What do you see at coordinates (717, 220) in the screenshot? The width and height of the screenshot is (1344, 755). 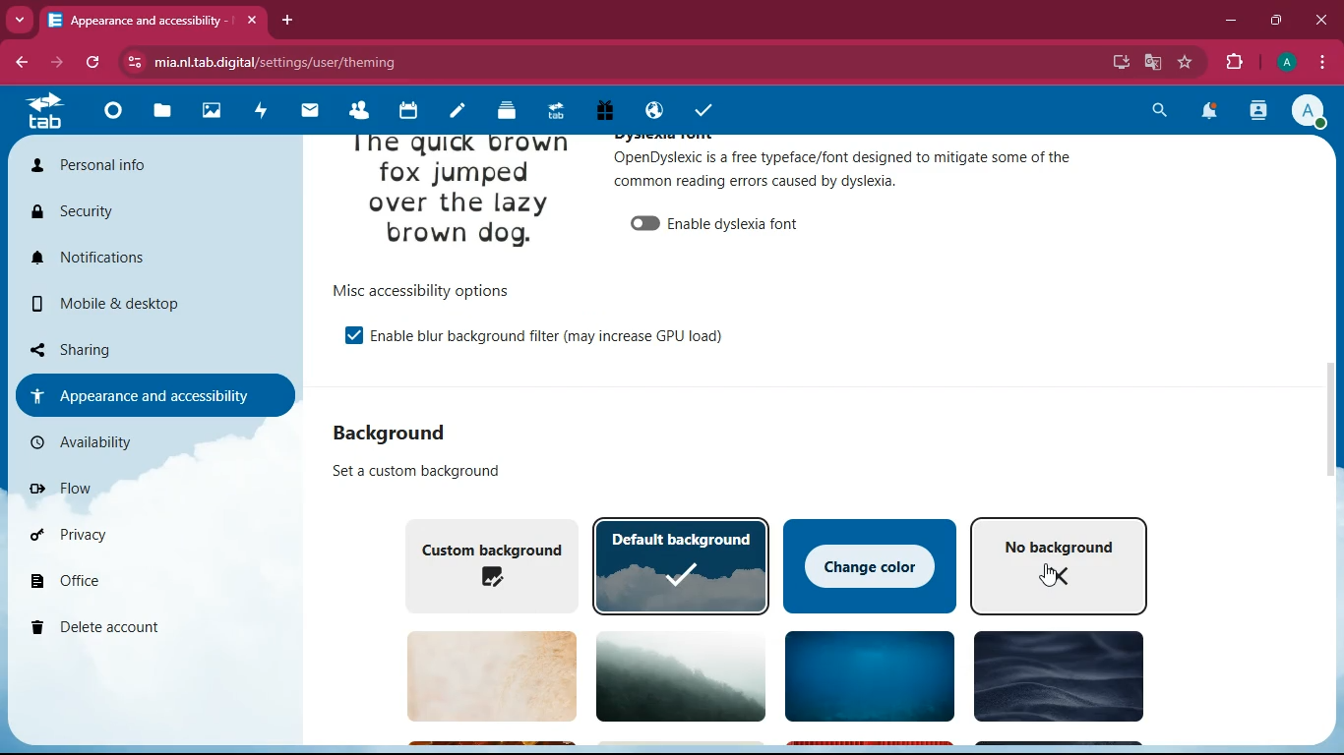 I see `enable` at bounding box center [717, 220].